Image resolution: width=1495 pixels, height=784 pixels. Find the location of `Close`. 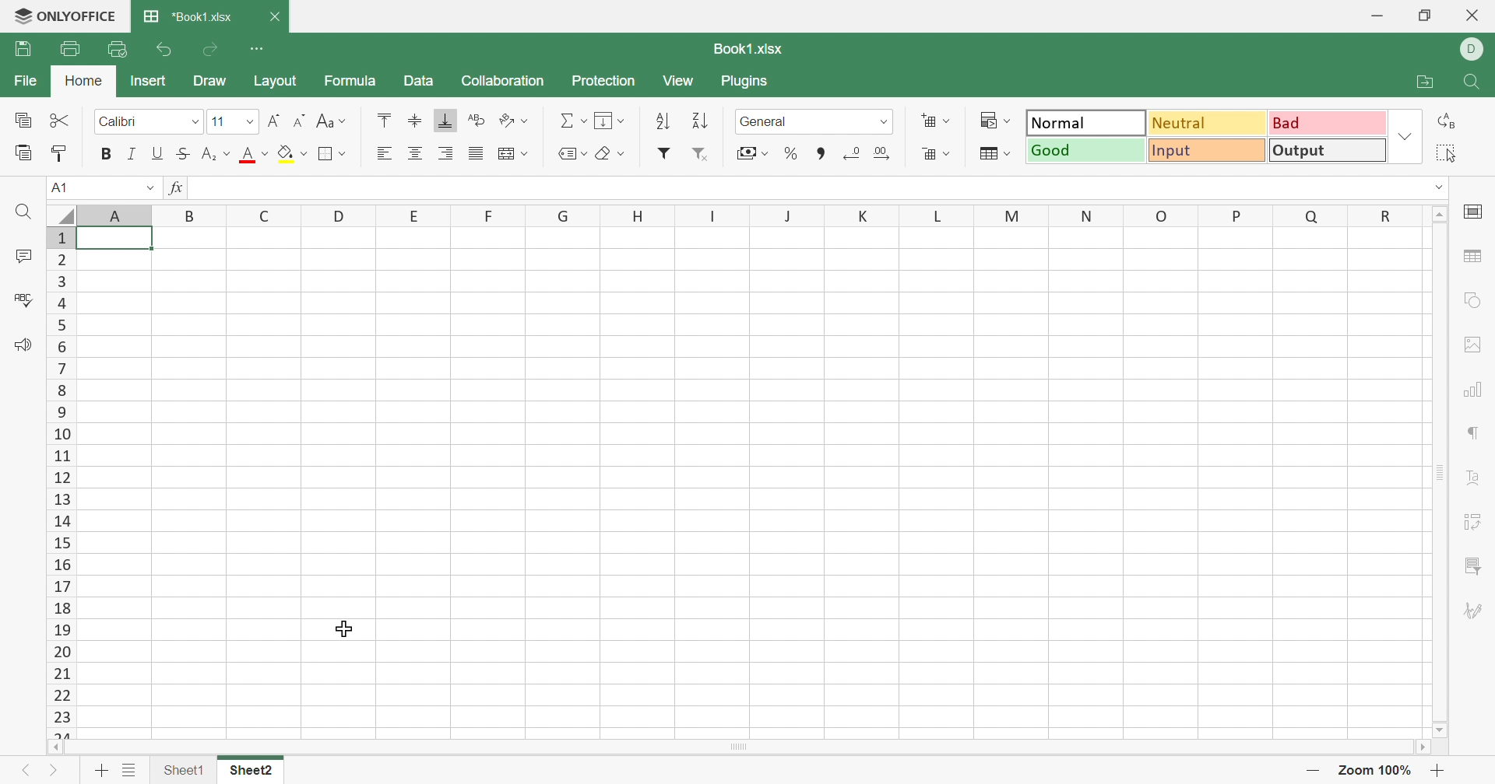

Close is located at coordinates (278, 19).